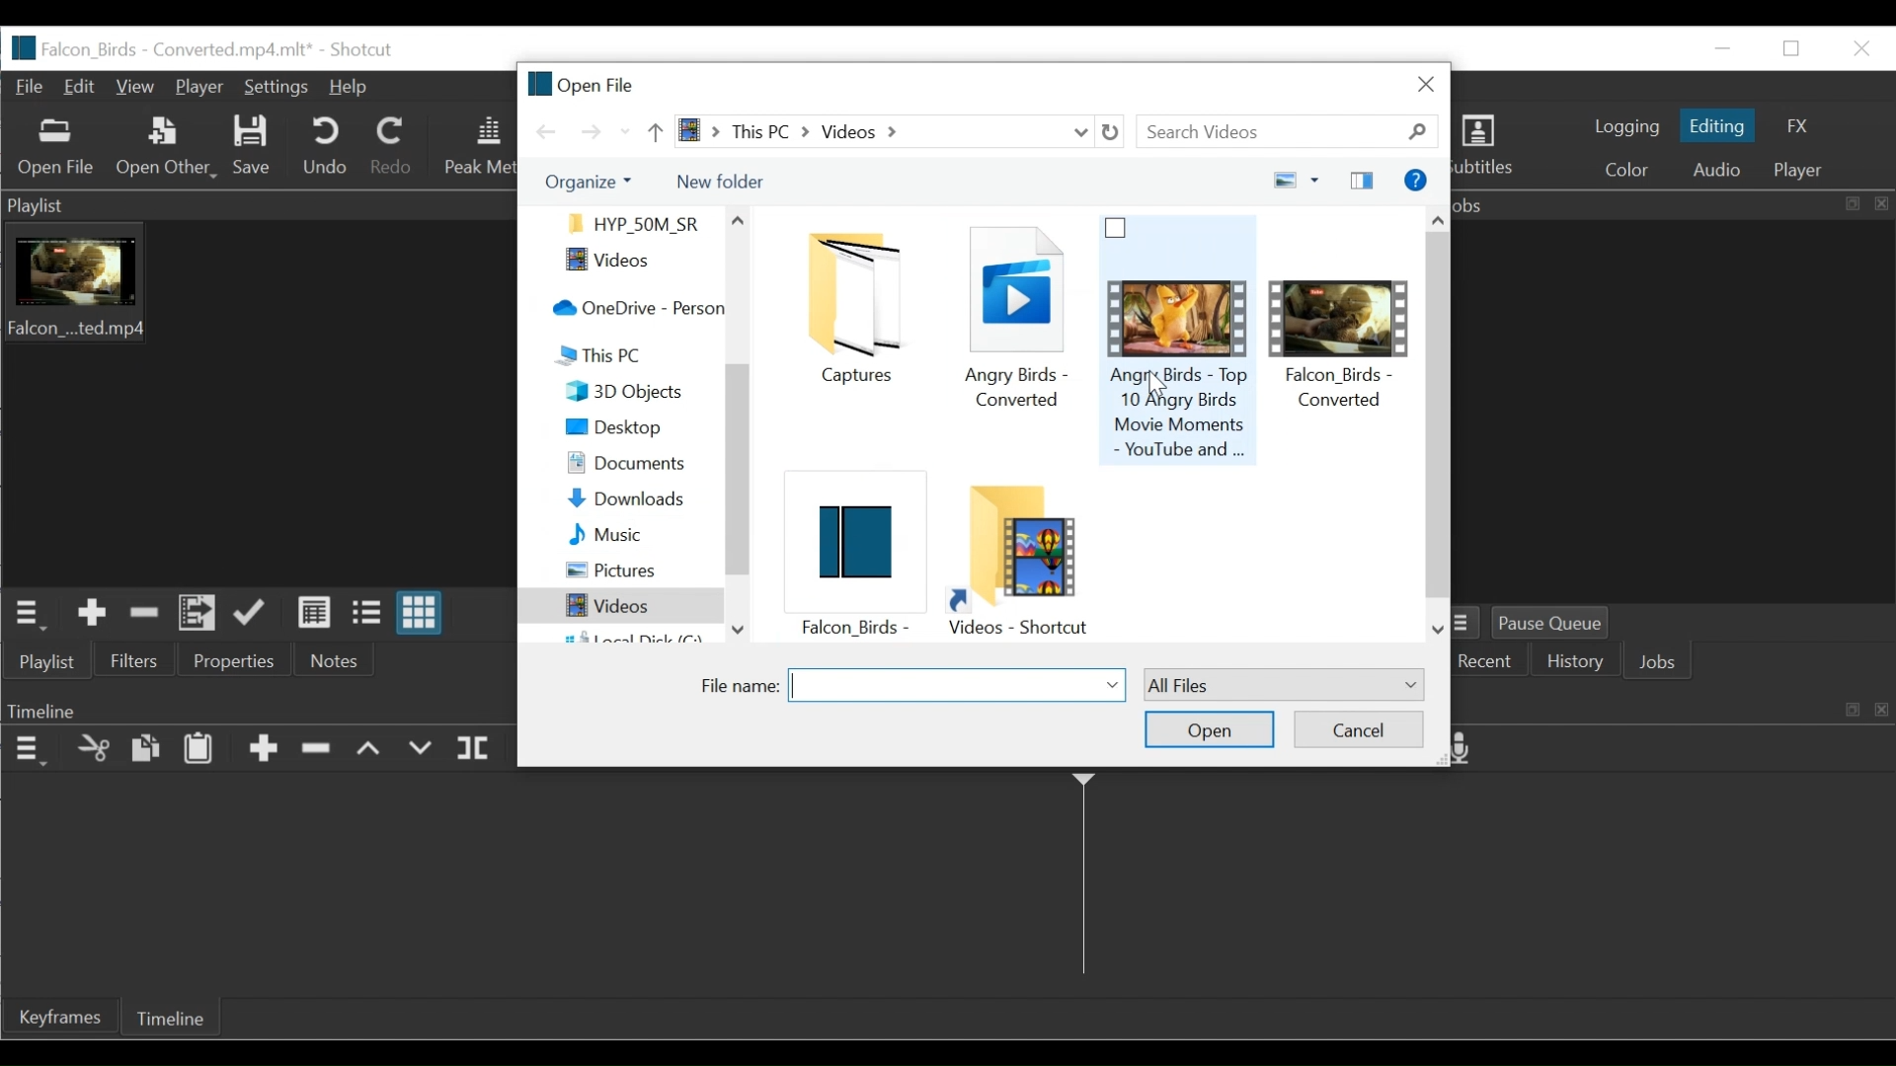 This screenshot has width=1896, height=1066. I want to click on Editing, so click(1717, 125).